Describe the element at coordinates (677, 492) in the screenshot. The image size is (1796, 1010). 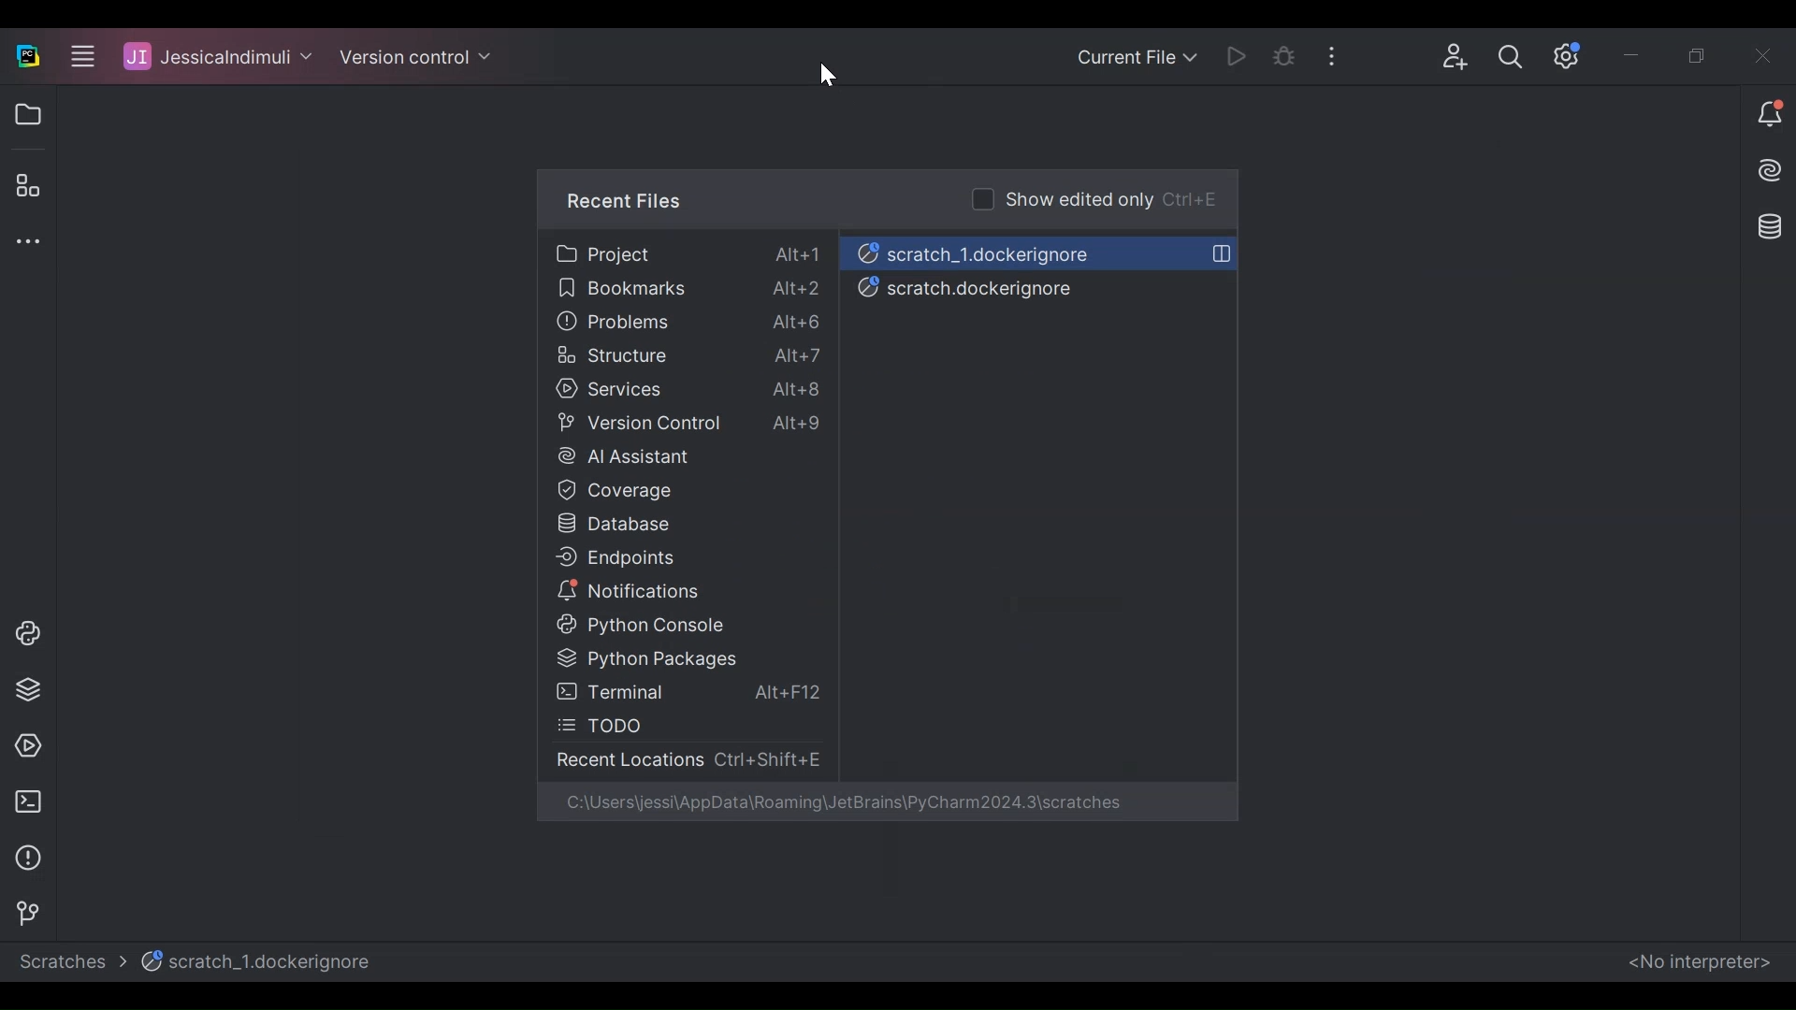
I see `Coverage` at that location.